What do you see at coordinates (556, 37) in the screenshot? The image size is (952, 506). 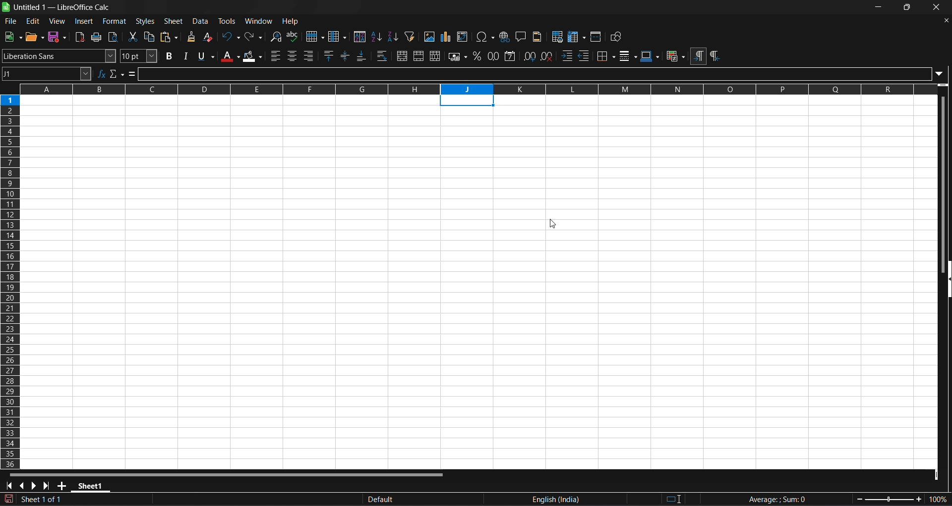 I see `define print area` at bounding box center [556, 37].